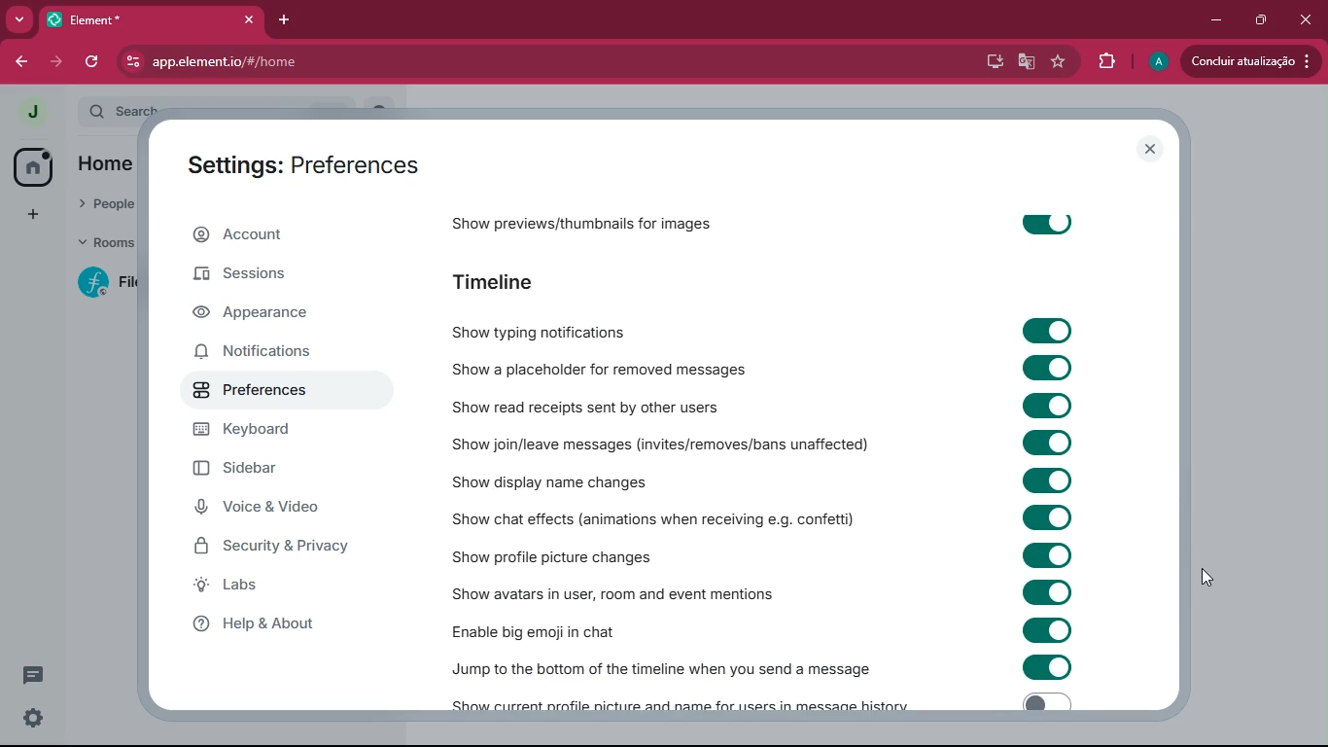  Describe the element at coordinates (1043, 331) in the screenshot. I see `toggle on ` at that location.